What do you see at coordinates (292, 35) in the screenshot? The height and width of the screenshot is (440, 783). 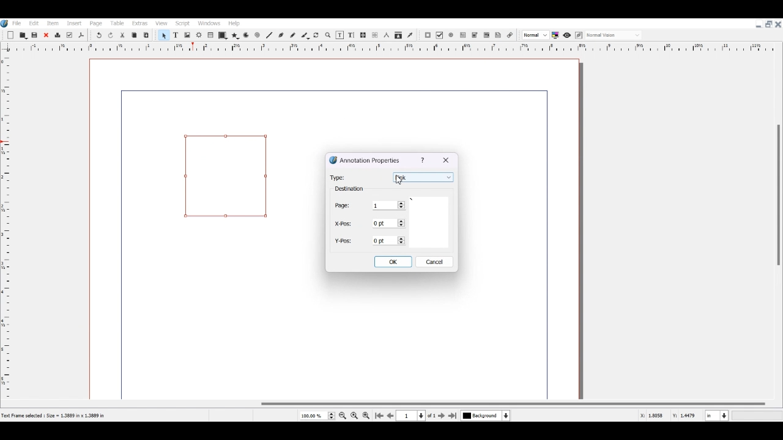 I see `Freehand line` at bounding box center [292, 35].